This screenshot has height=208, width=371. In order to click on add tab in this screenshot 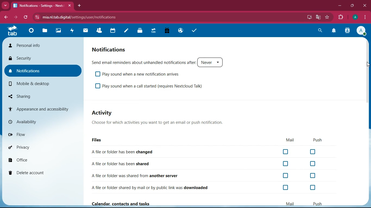, I will do `click(80, 6)`.